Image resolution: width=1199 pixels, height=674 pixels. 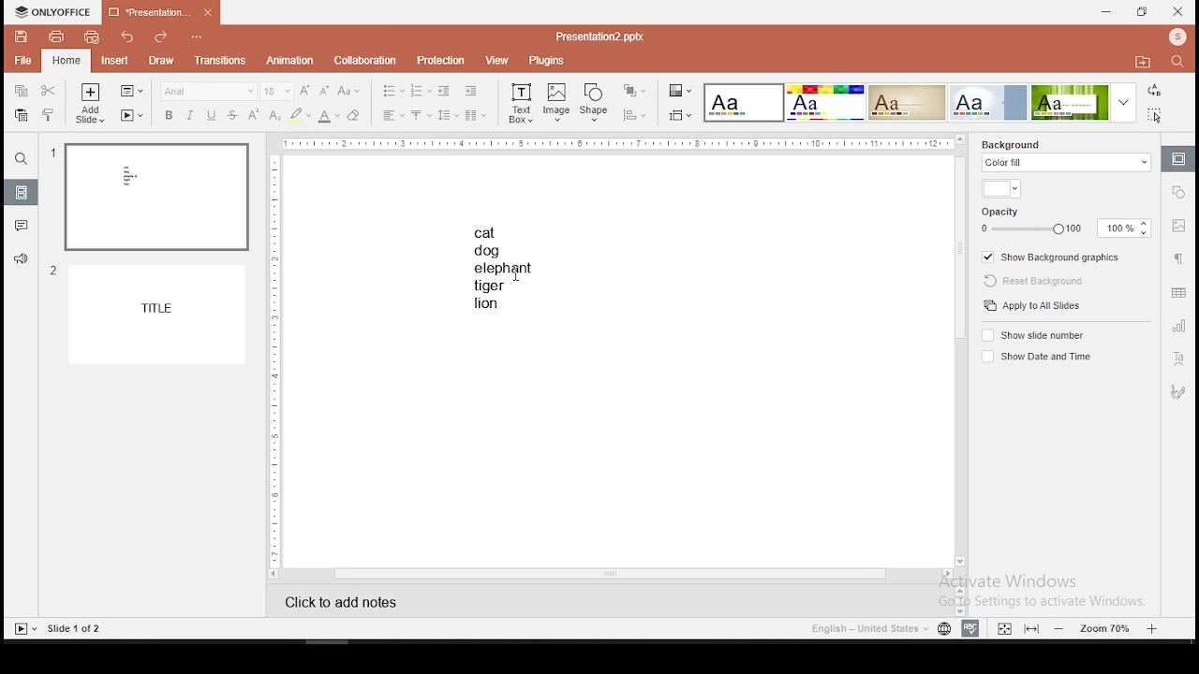 I want to click on subscript, so click(x=274, y=116).